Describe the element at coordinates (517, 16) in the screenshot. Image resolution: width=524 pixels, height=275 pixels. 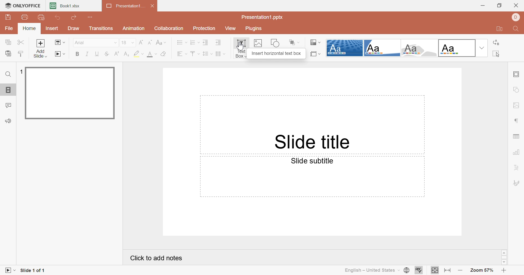
I see `DELL` at that location.